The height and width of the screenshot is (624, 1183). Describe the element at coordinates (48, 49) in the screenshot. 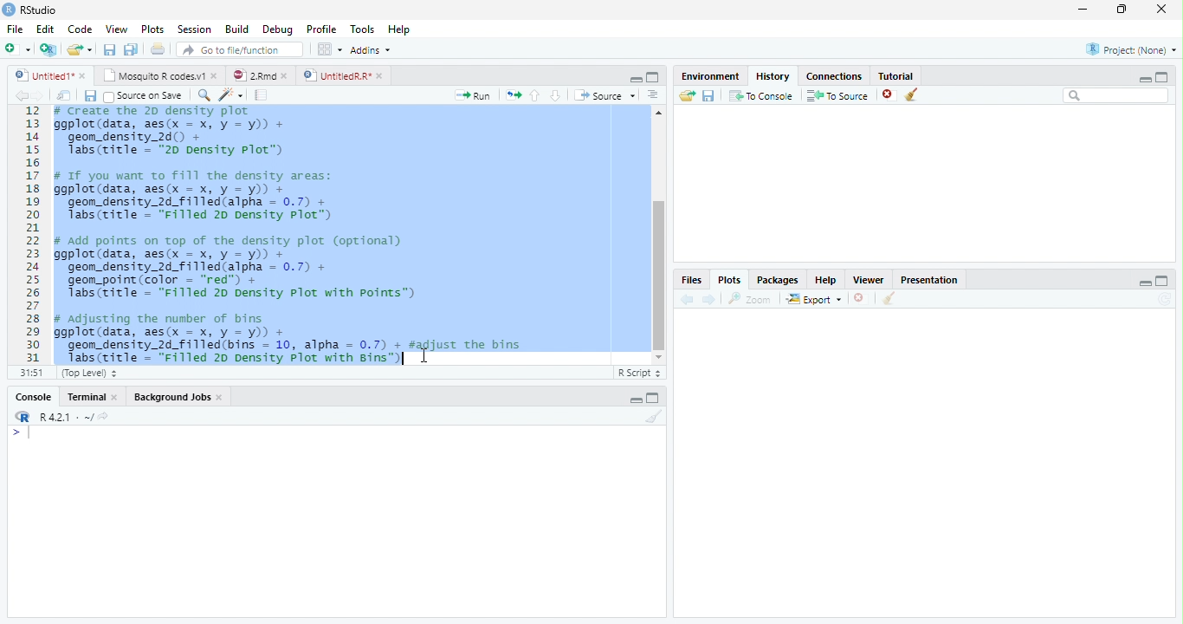

I see `Create a project` at that location.